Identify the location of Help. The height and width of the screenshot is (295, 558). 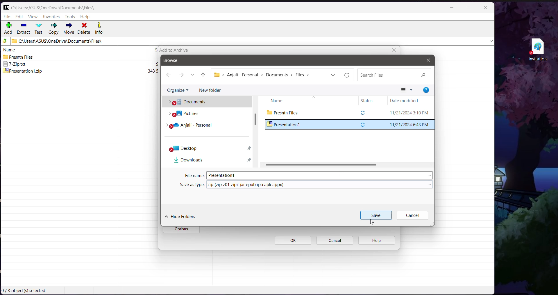
(85, 17).